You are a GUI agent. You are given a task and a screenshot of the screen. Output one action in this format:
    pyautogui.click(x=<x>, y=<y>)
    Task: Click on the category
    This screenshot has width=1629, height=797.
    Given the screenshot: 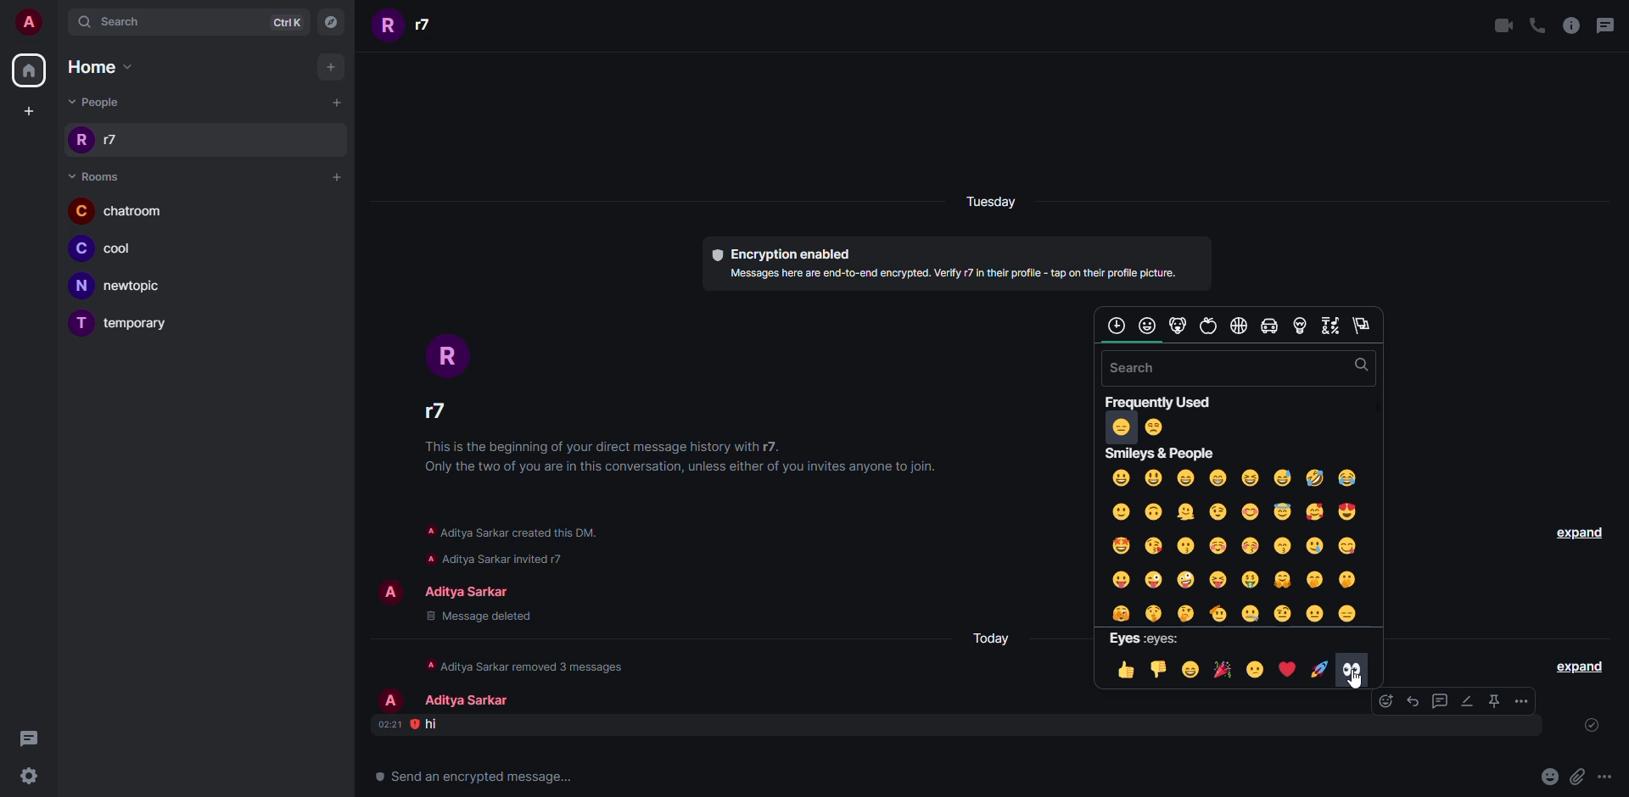 What is the action you would take?
    pyautogui.click(x=1269, y=326)
    